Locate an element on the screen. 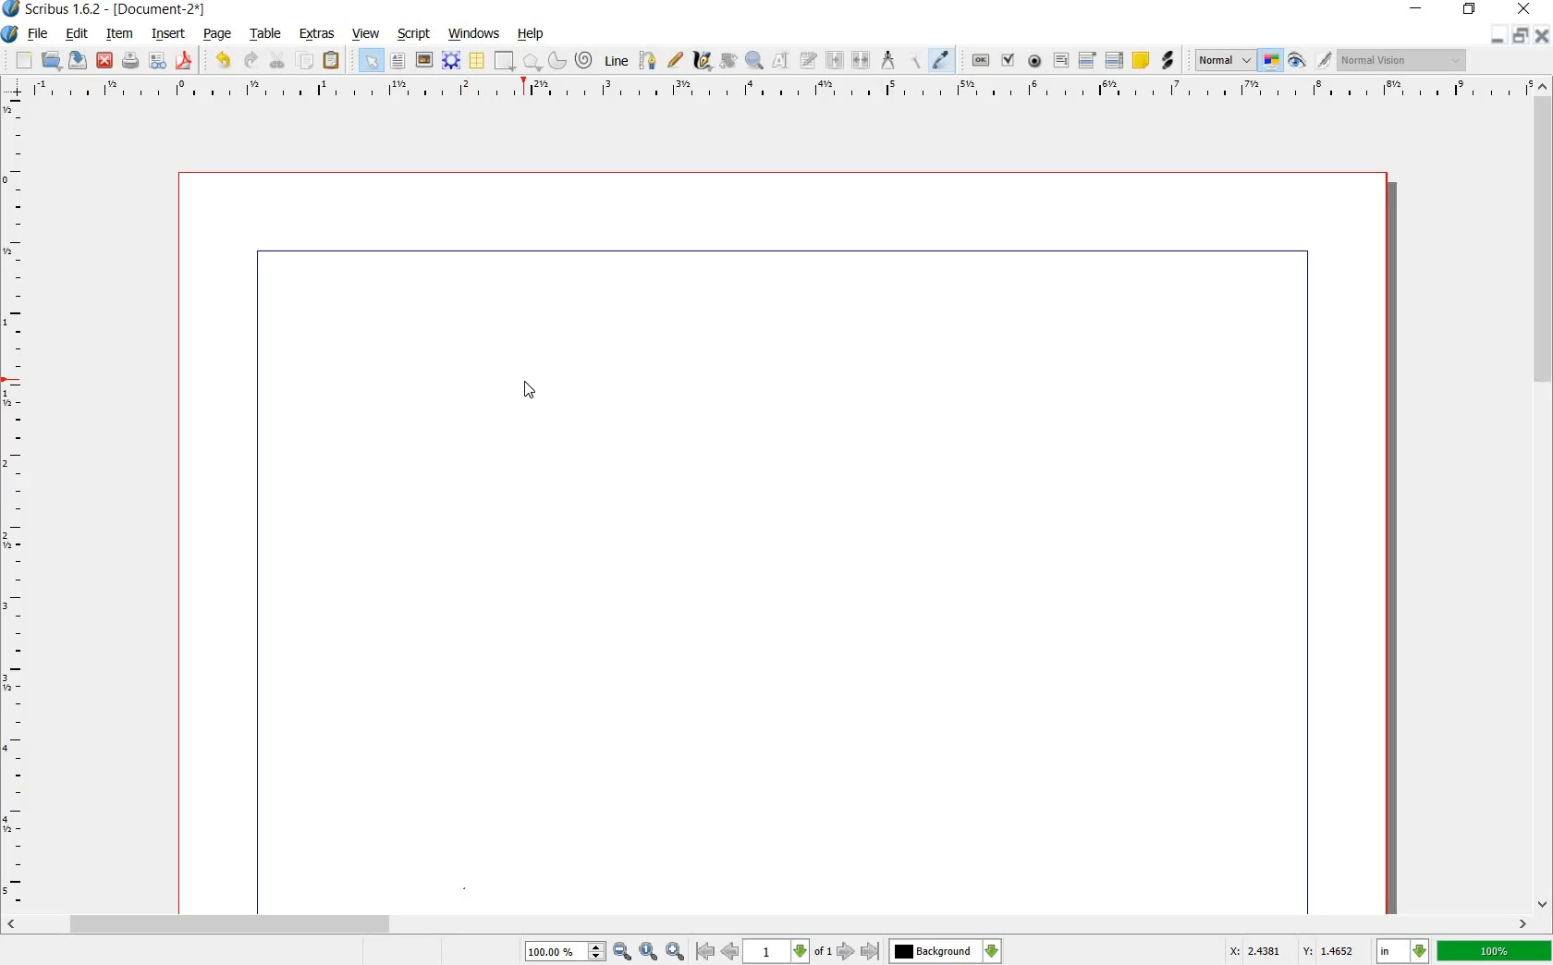  ZOOM IN OR OUT is located at coordinates (756, 58).